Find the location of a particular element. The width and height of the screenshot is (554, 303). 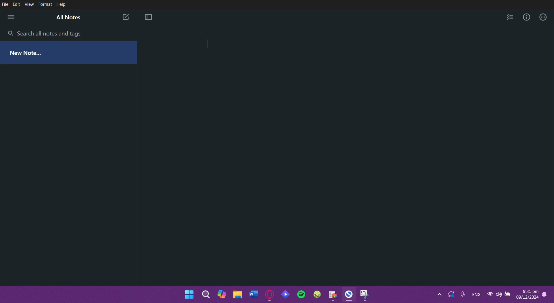

typing cursor is located at coordinates (208, 45).